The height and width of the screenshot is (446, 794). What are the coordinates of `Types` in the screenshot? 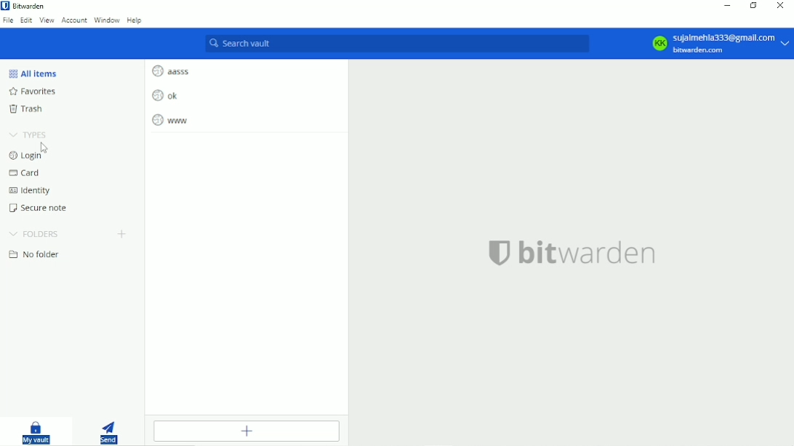 It's located at (29, 134).